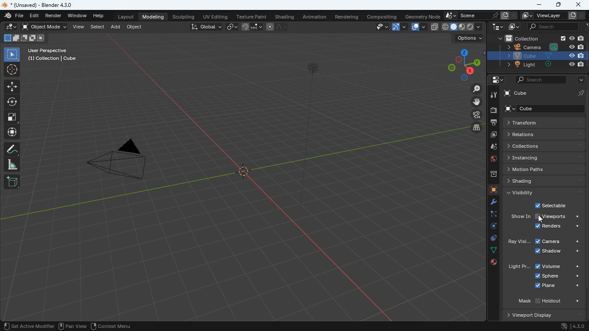 The width and height of the screenshot is (589, 331). I want to click on select, so click(12, 54).